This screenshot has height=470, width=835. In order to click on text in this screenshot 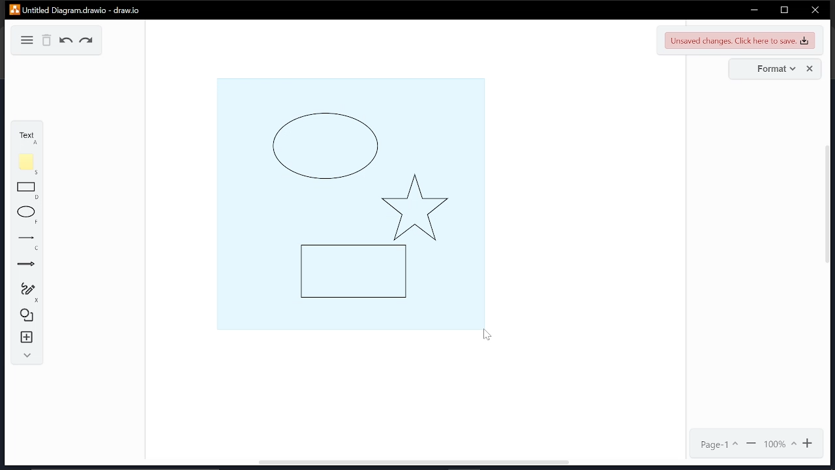, I will do `click(25, 136)`.